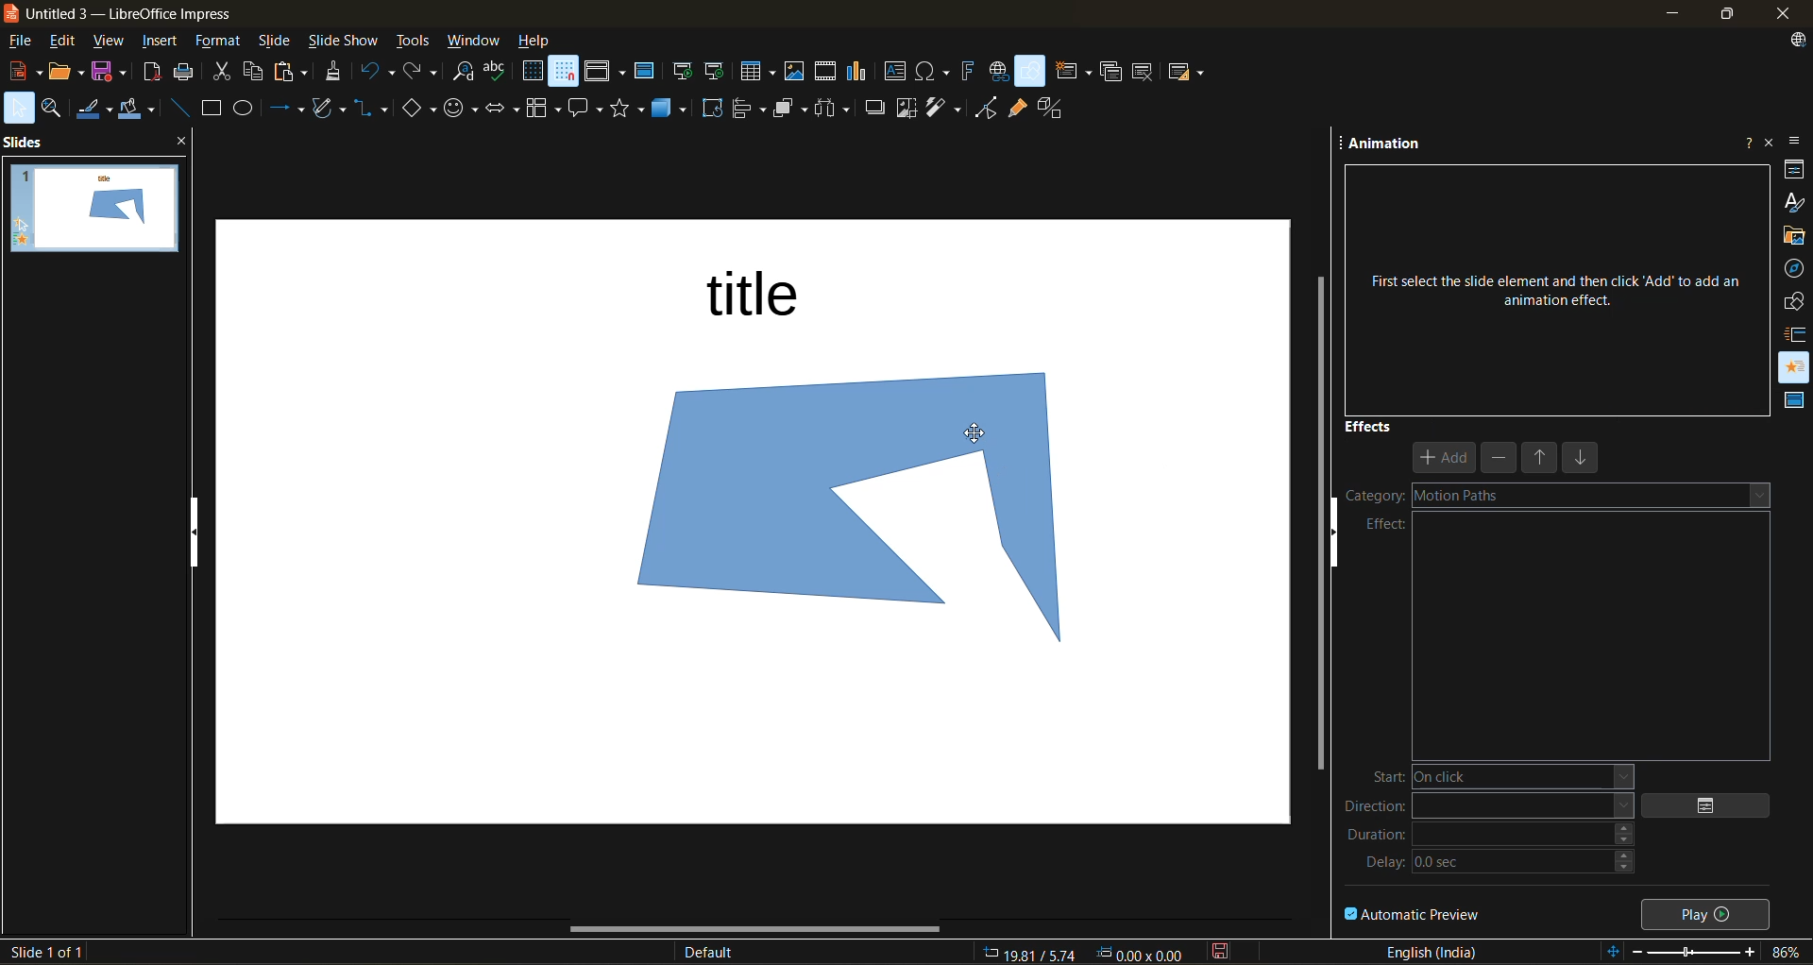 The image size is (1813, 965). I want to click on cursor, so click(976, 434).